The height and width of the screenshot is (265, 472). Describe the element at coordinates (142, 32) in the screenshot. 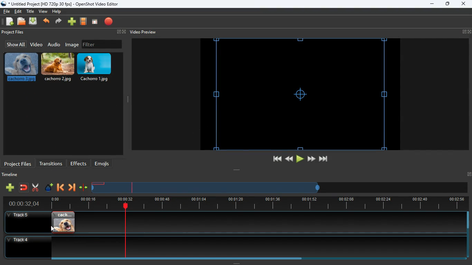

I see `video preview` at that location.